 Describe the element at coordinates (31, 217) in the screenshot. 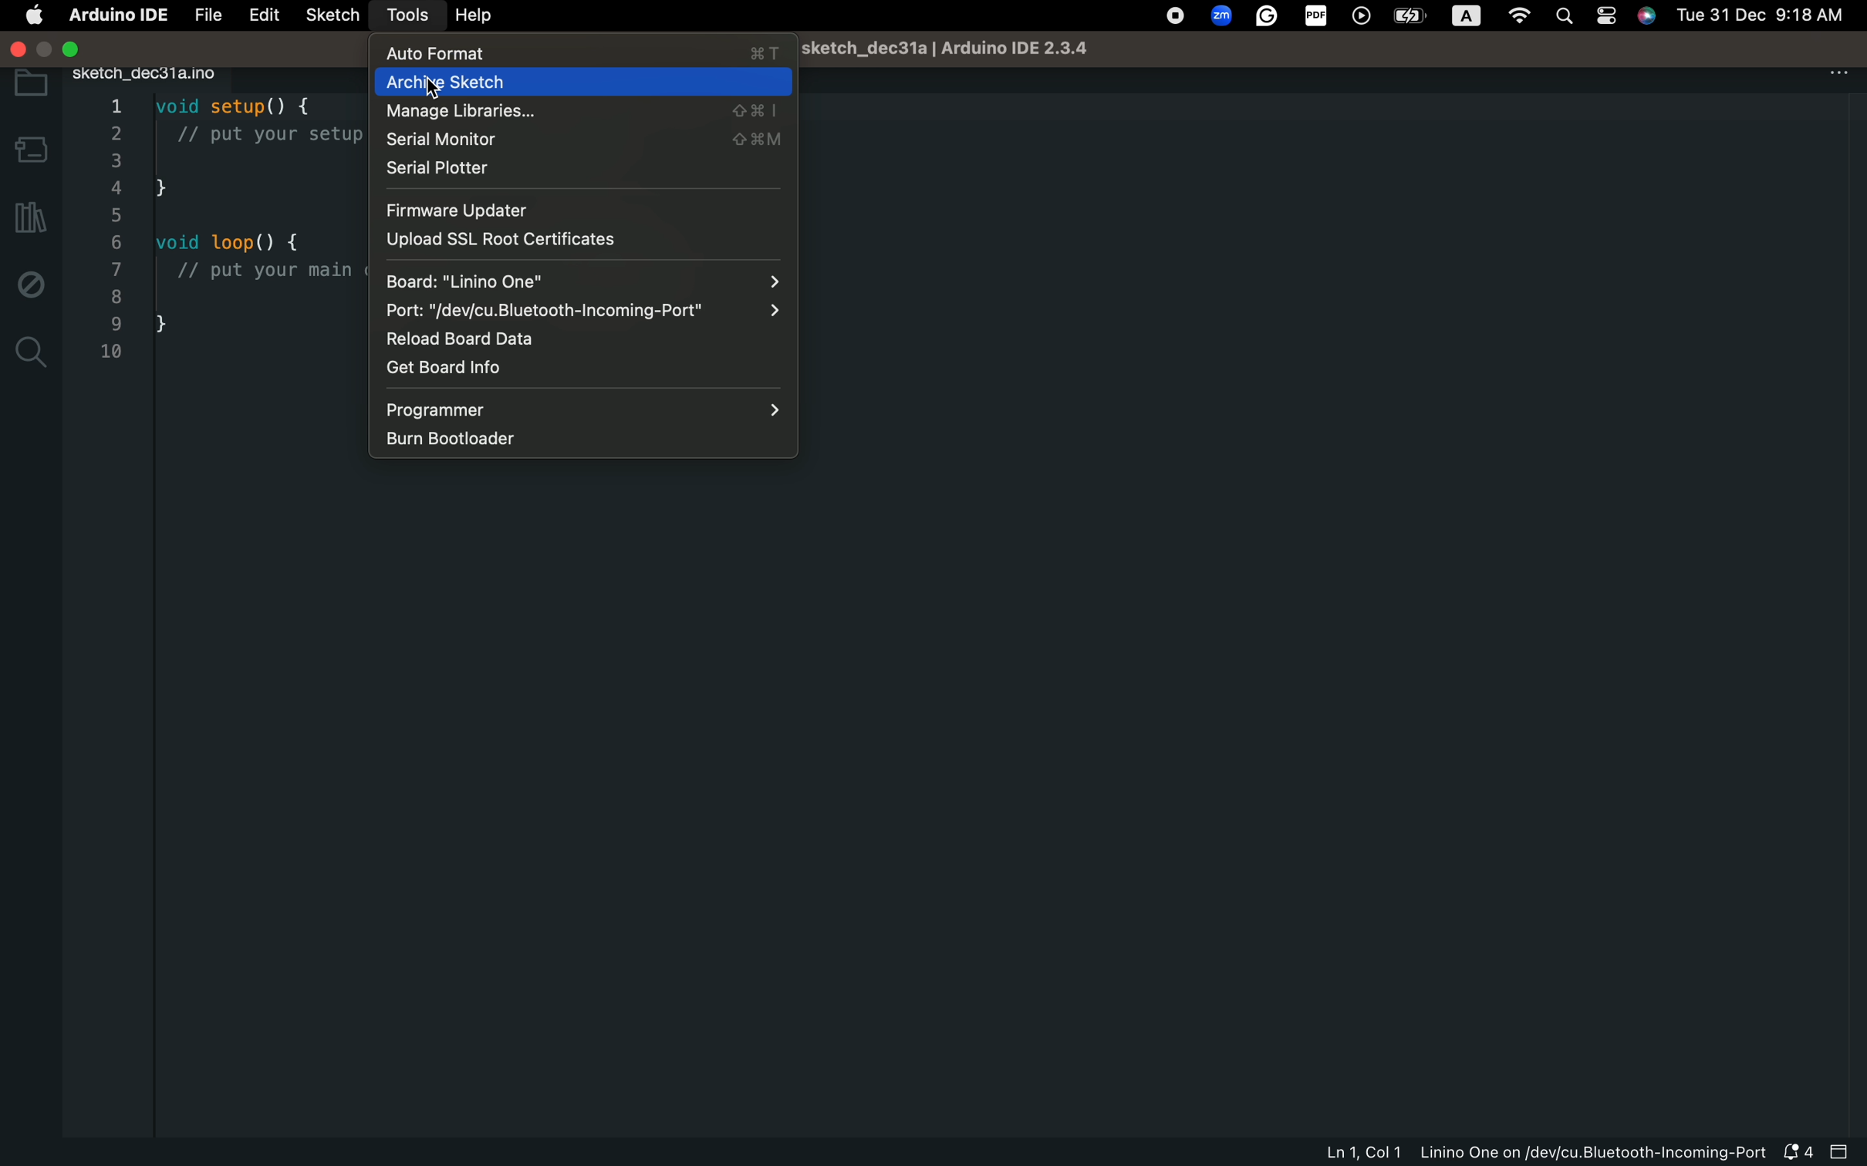

I see `library manager` at that location.